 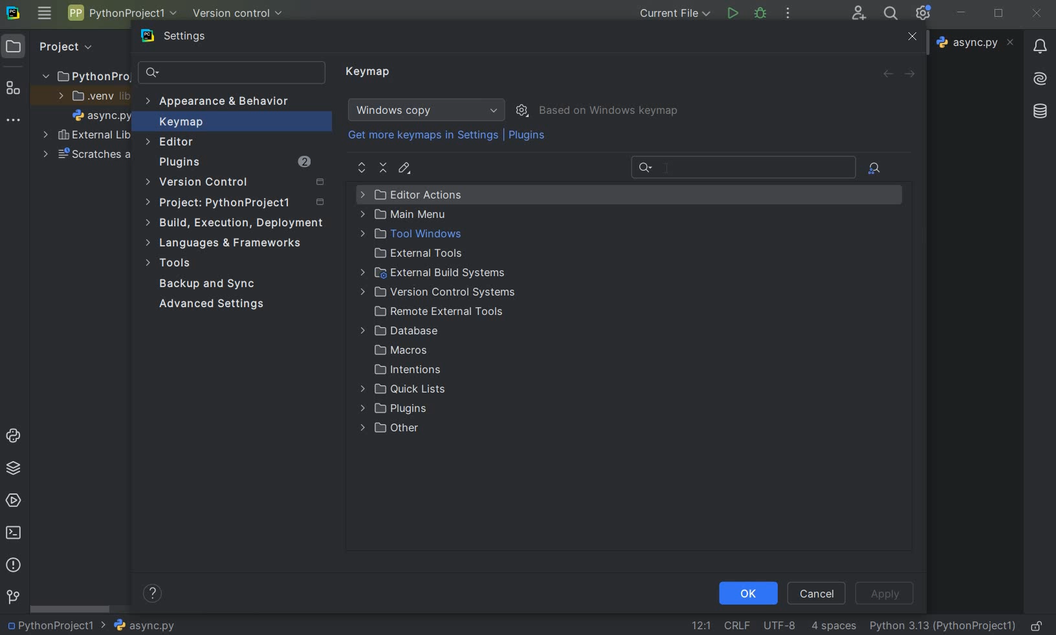 What do you see at coordinates (701, 625) in the screenshot?
I see `go to line` at bounding box center [701, 625].